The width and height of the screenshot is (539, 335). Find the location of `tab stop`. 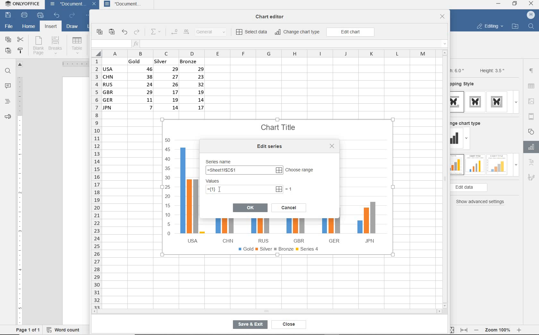

tab stop is located at coordinates (20, 64).